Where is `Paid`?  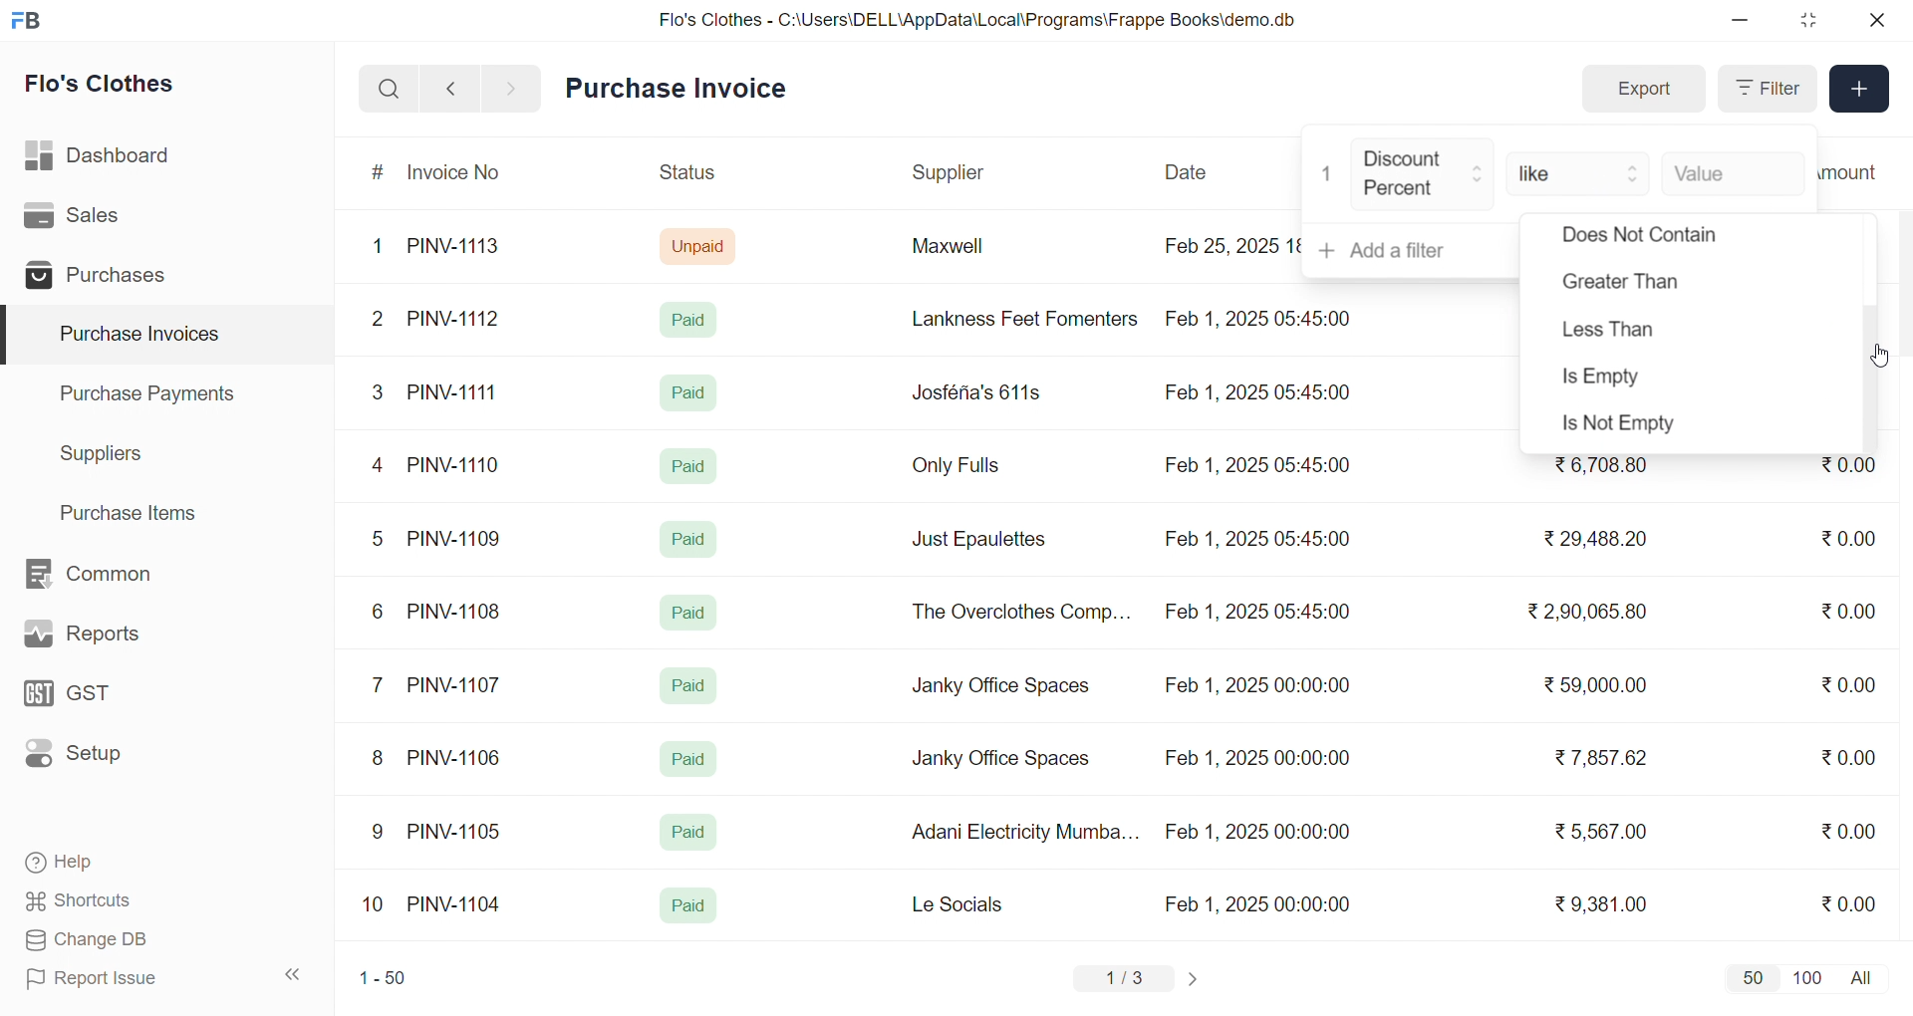
Paid is located at coordinates (686, 833).